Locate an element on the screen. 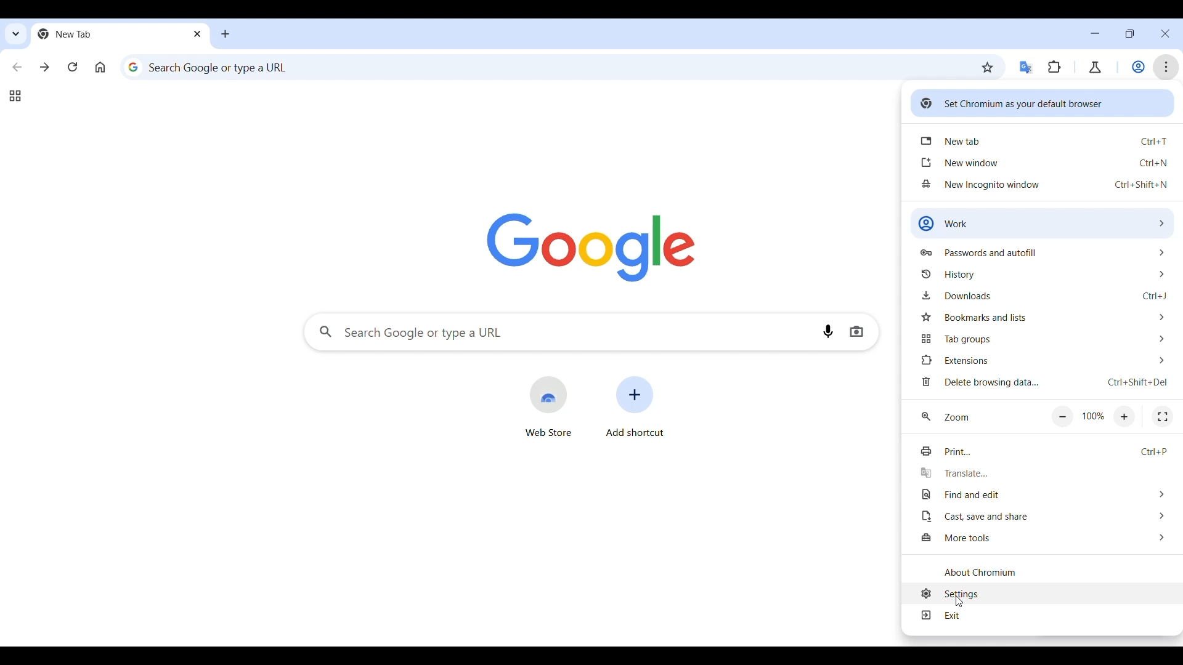 Image resolution: width=1183 pixels, height=665 pixels. Find and edit options is located at coordinates (1045, 494).